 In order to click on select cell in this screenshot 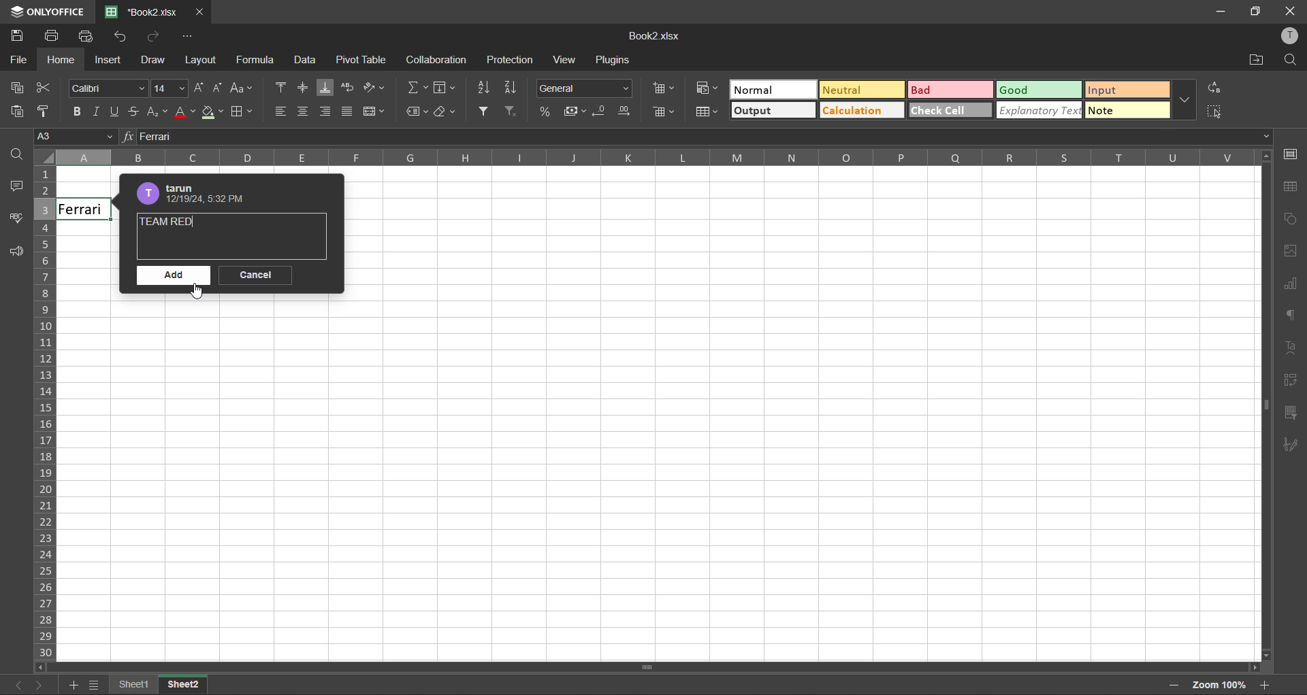, I will do `click(1219, 115)`.